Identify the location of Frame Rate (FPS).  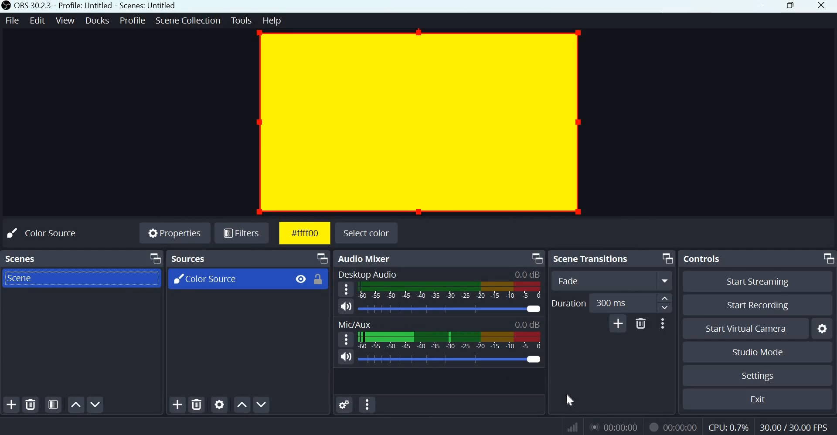
(791, 426).